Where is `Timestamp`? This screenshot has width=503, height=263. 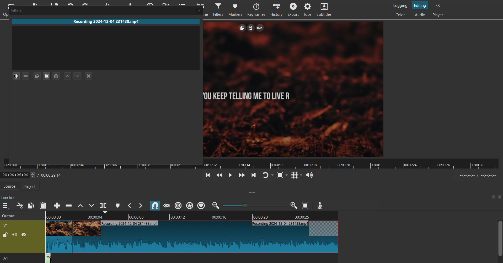
Timestamp is located at coordinates (34, 174).